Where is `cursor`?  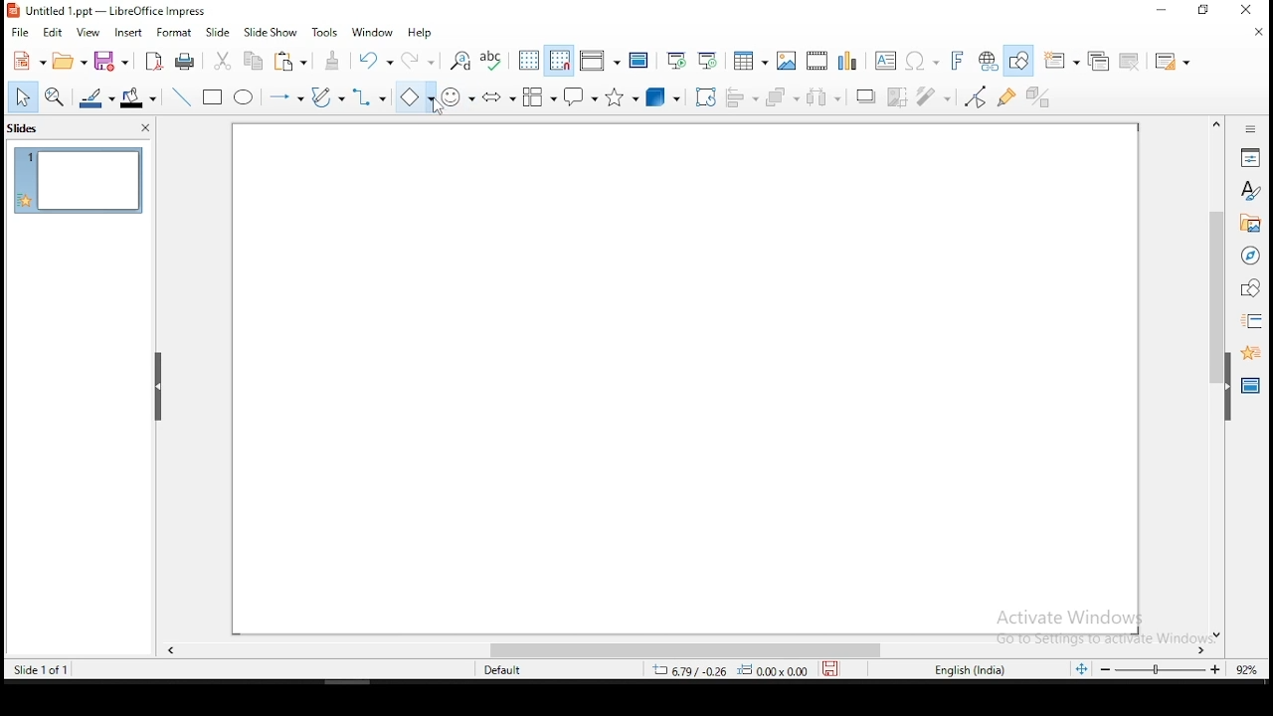 cursor is located at coordinates (435, 106).